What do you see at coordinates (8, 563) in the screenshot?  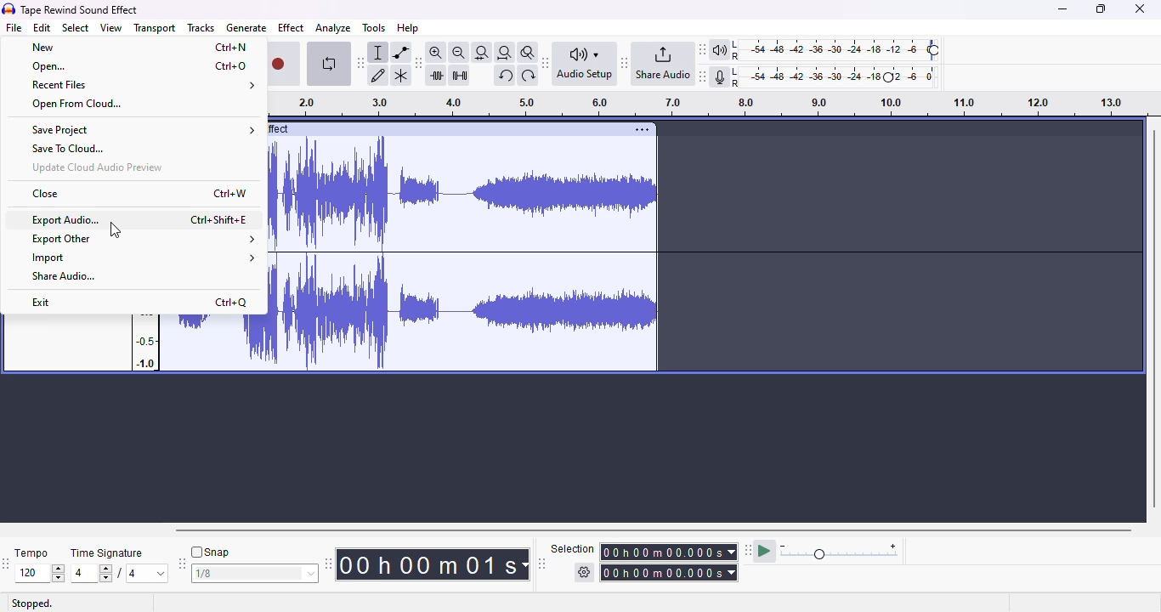 I see `audacity time signature toolbar` at bounding box center [8, 563].